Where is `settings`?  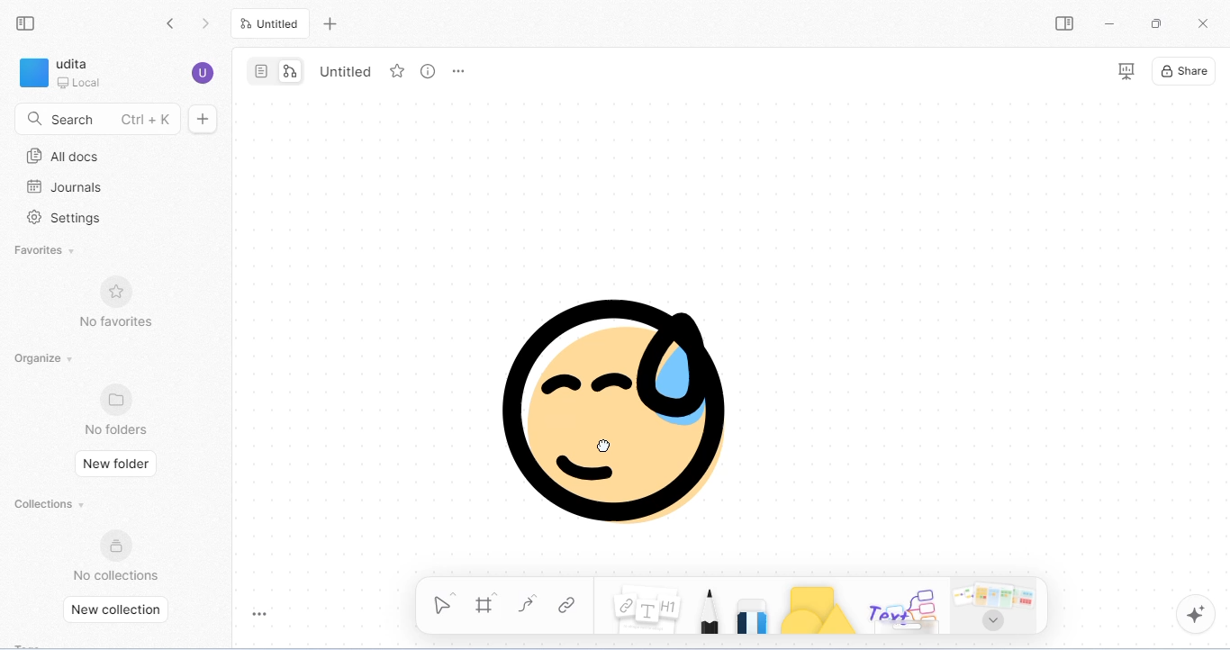
settings is located at coordinates (68, 219).